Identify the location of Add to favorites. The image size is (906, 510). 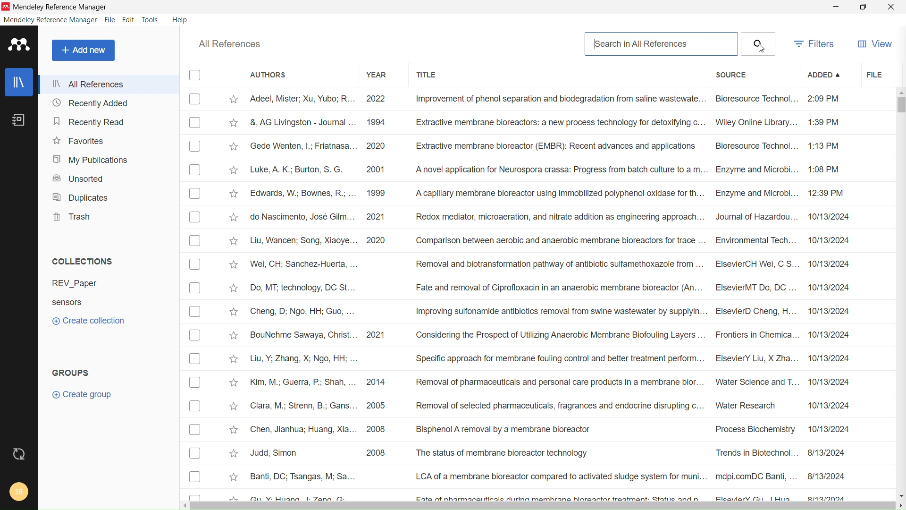
(235, 216).